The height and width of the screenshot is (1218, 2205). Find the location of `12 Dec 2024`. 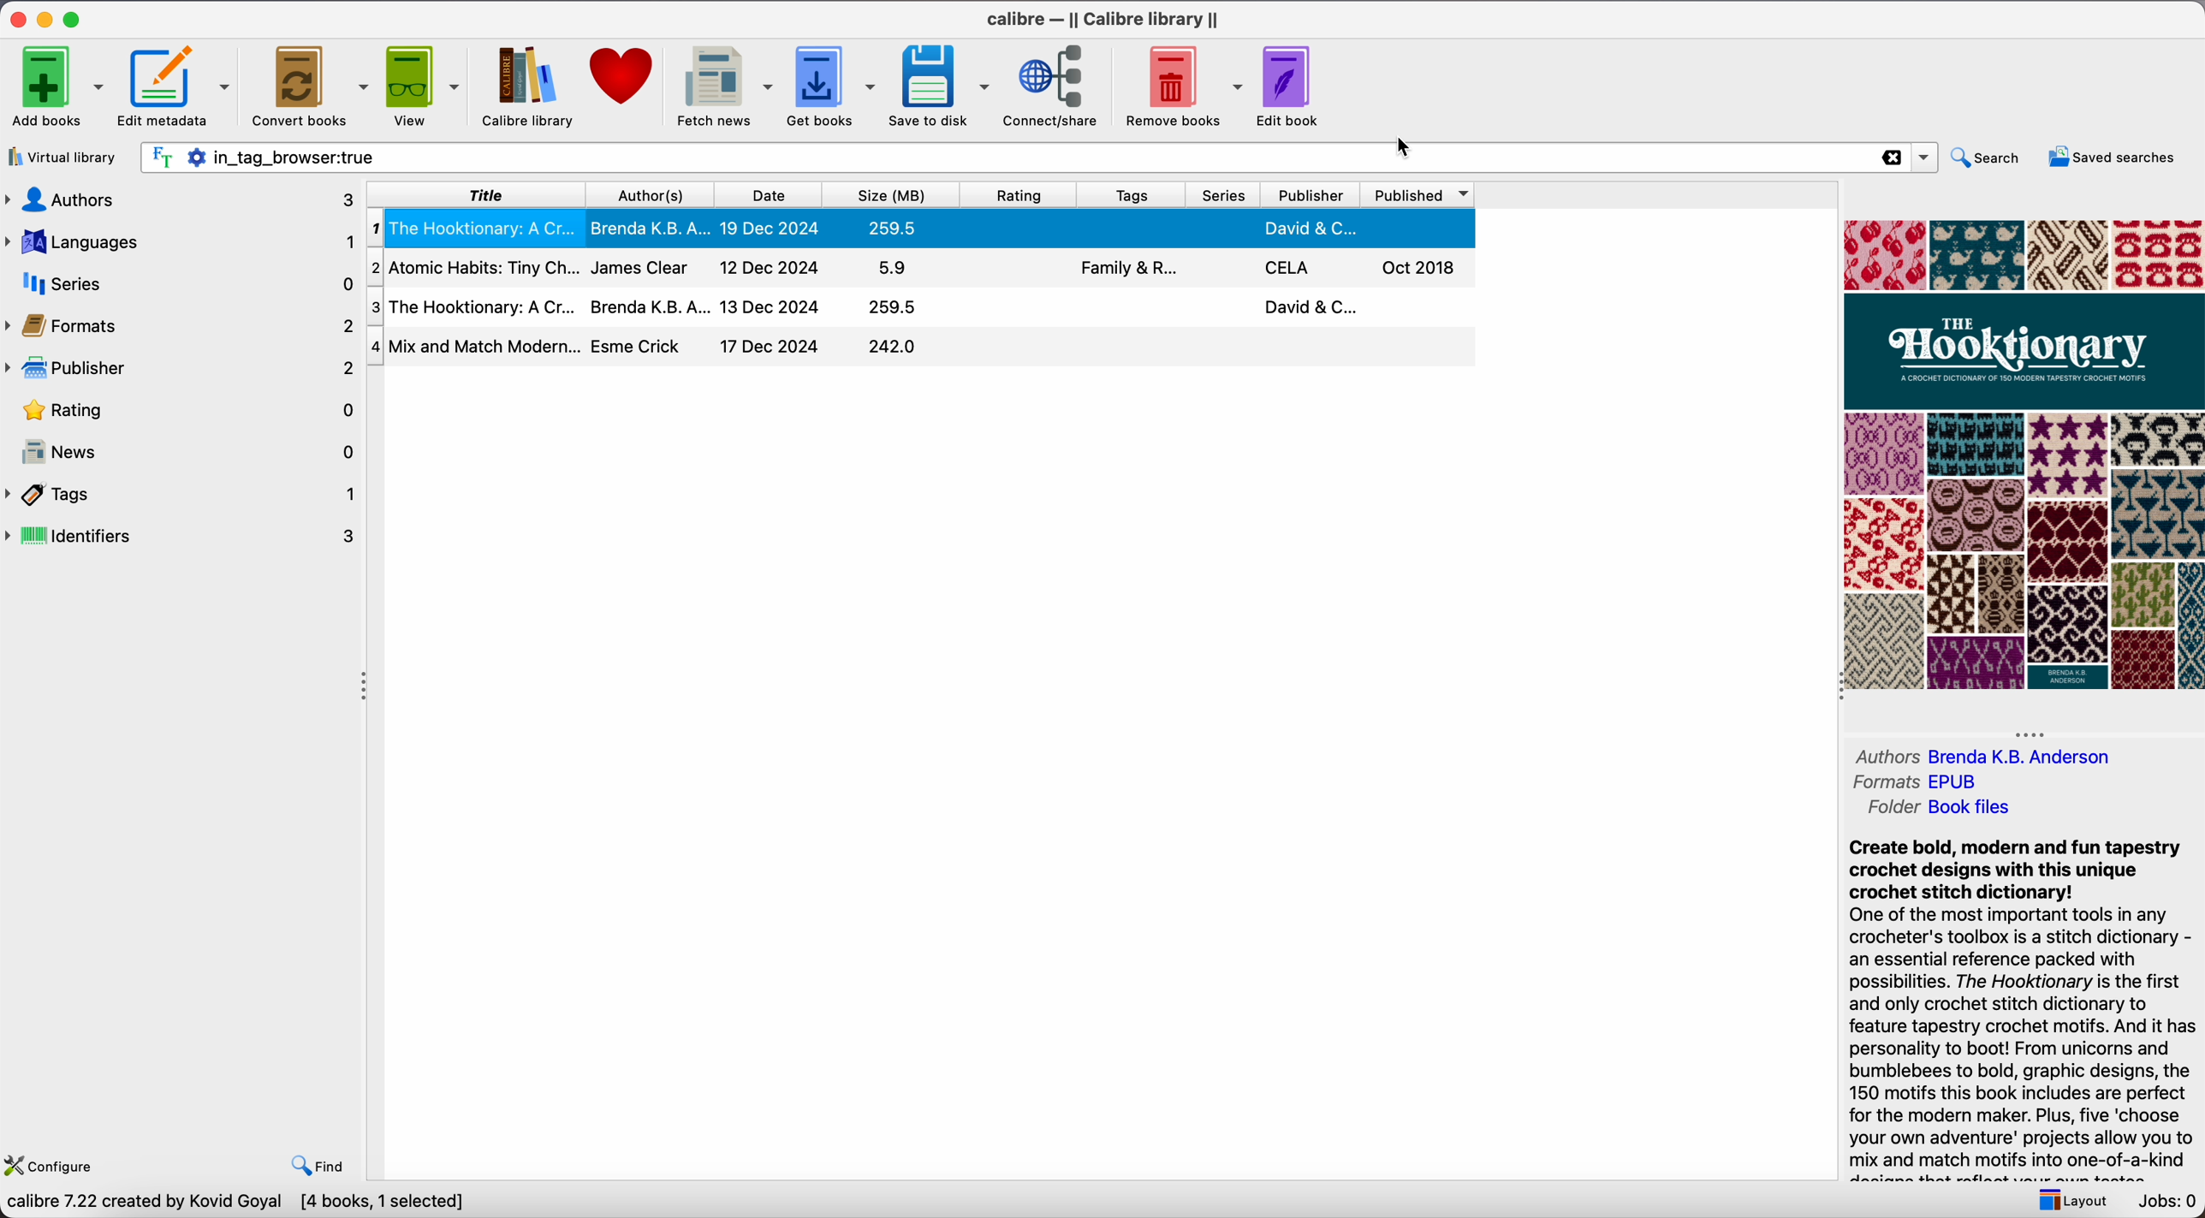

12 Dec 2024 is located at coordinates (772, 266).